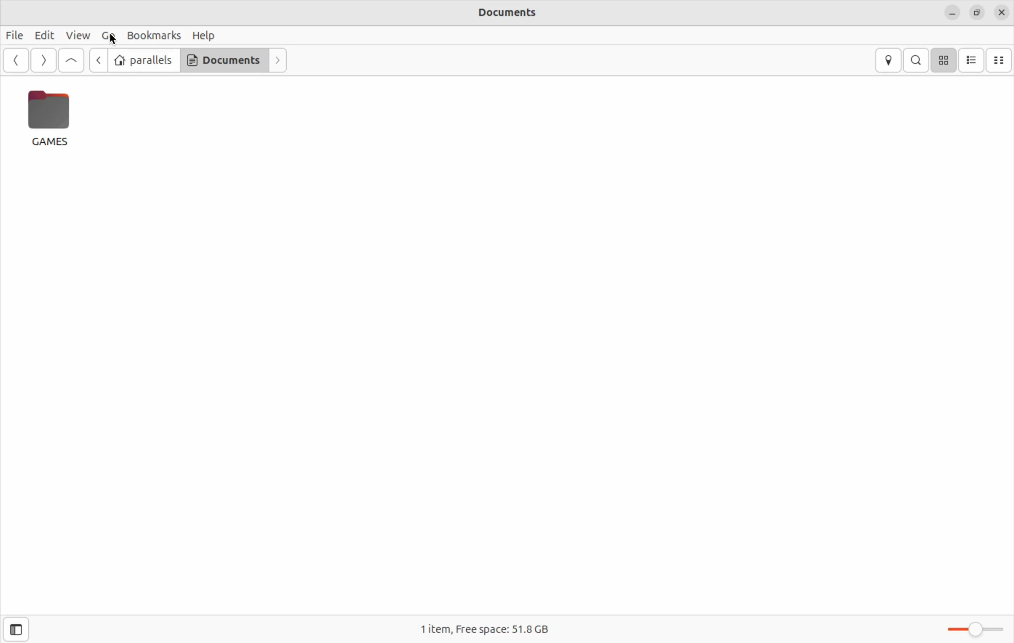 Image resolution: width=1014 pixels, height=643 pixels. What do you see at coordinates (224, 59) in the screenshot?
I see `Documents` at bounding box center [224, 59].